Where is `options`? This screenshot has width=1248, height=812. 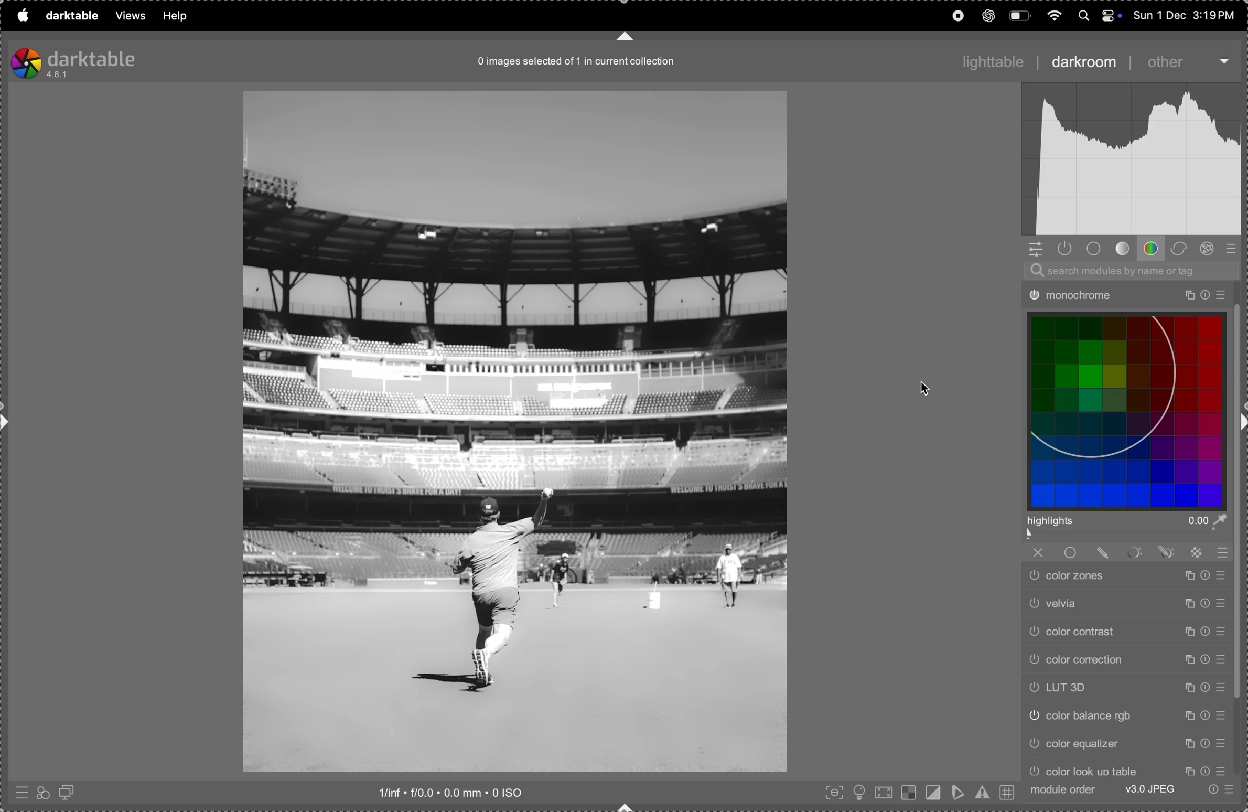
options is located at coordinates (1221, 788).